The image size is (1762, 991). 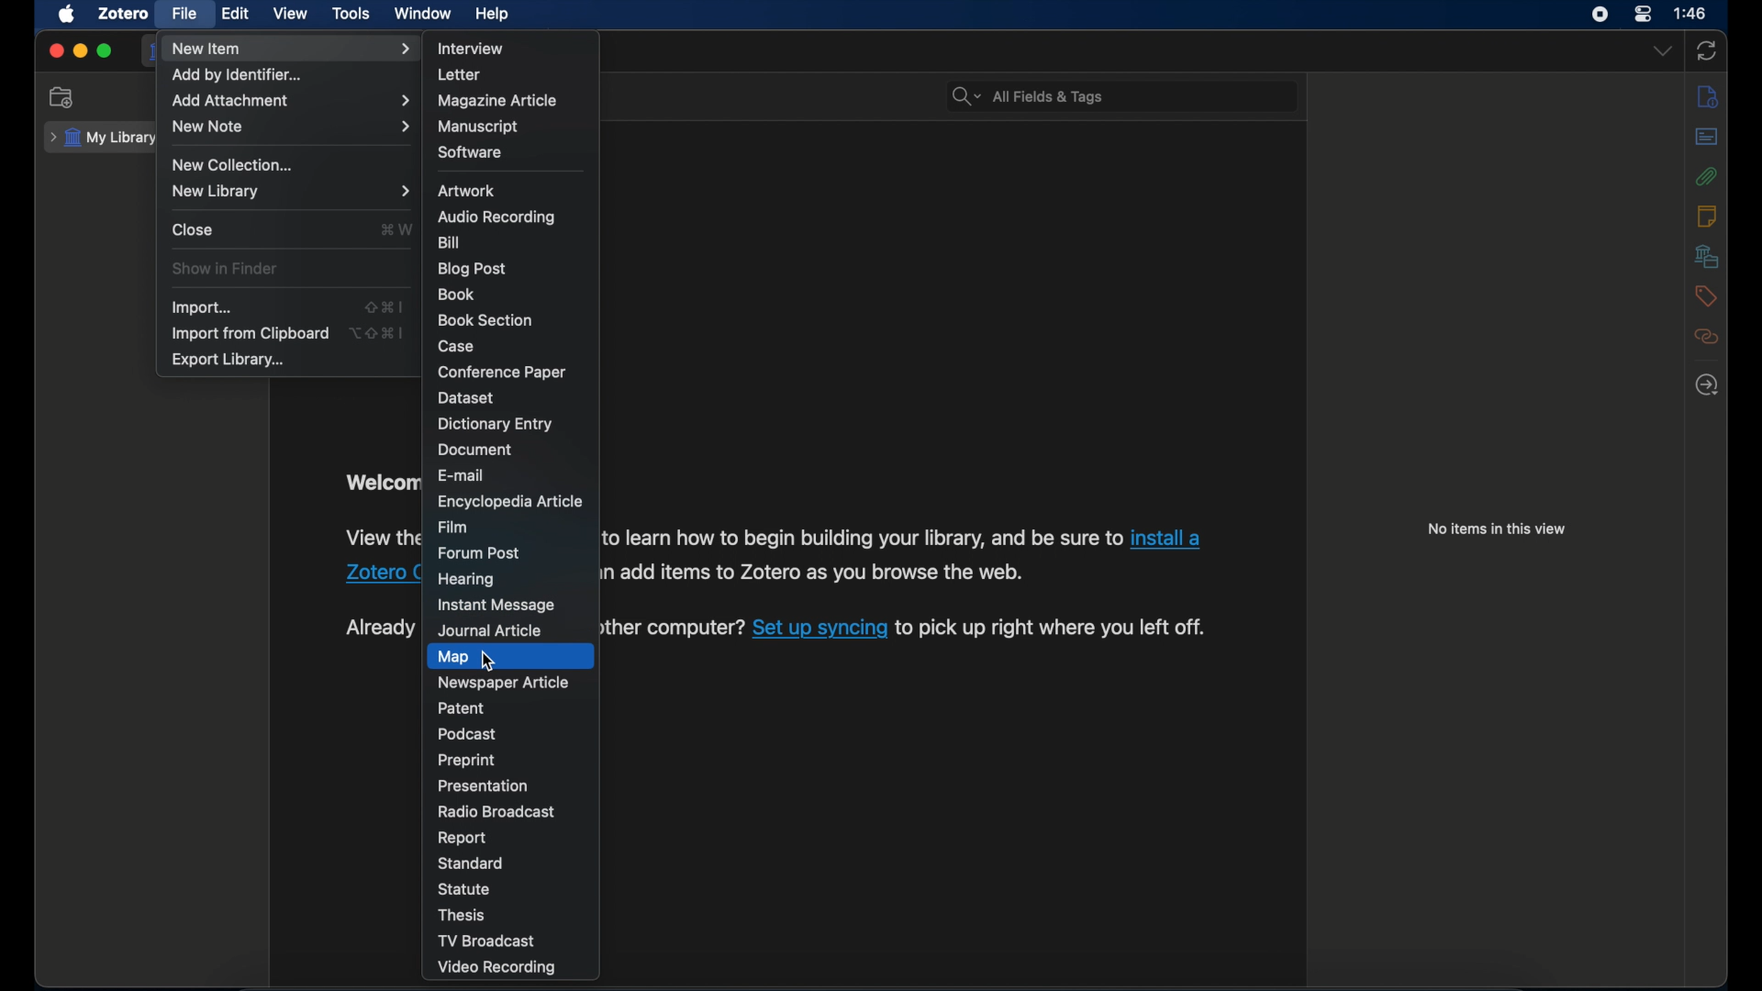 I want to click on report, so click(x=463, y=839).